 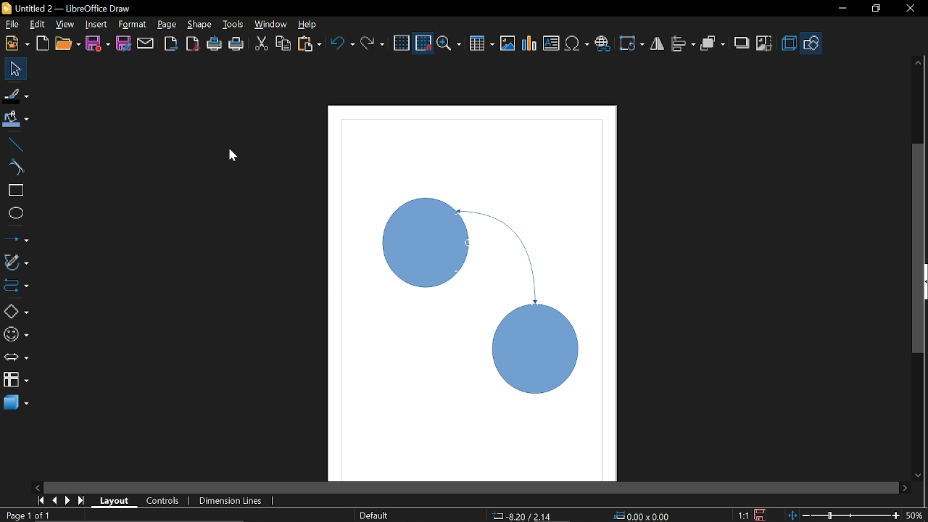 What do you see at coordinates (15, 404) in the screenshot?
I see `3d shapes` at bounding box center [15, 404].